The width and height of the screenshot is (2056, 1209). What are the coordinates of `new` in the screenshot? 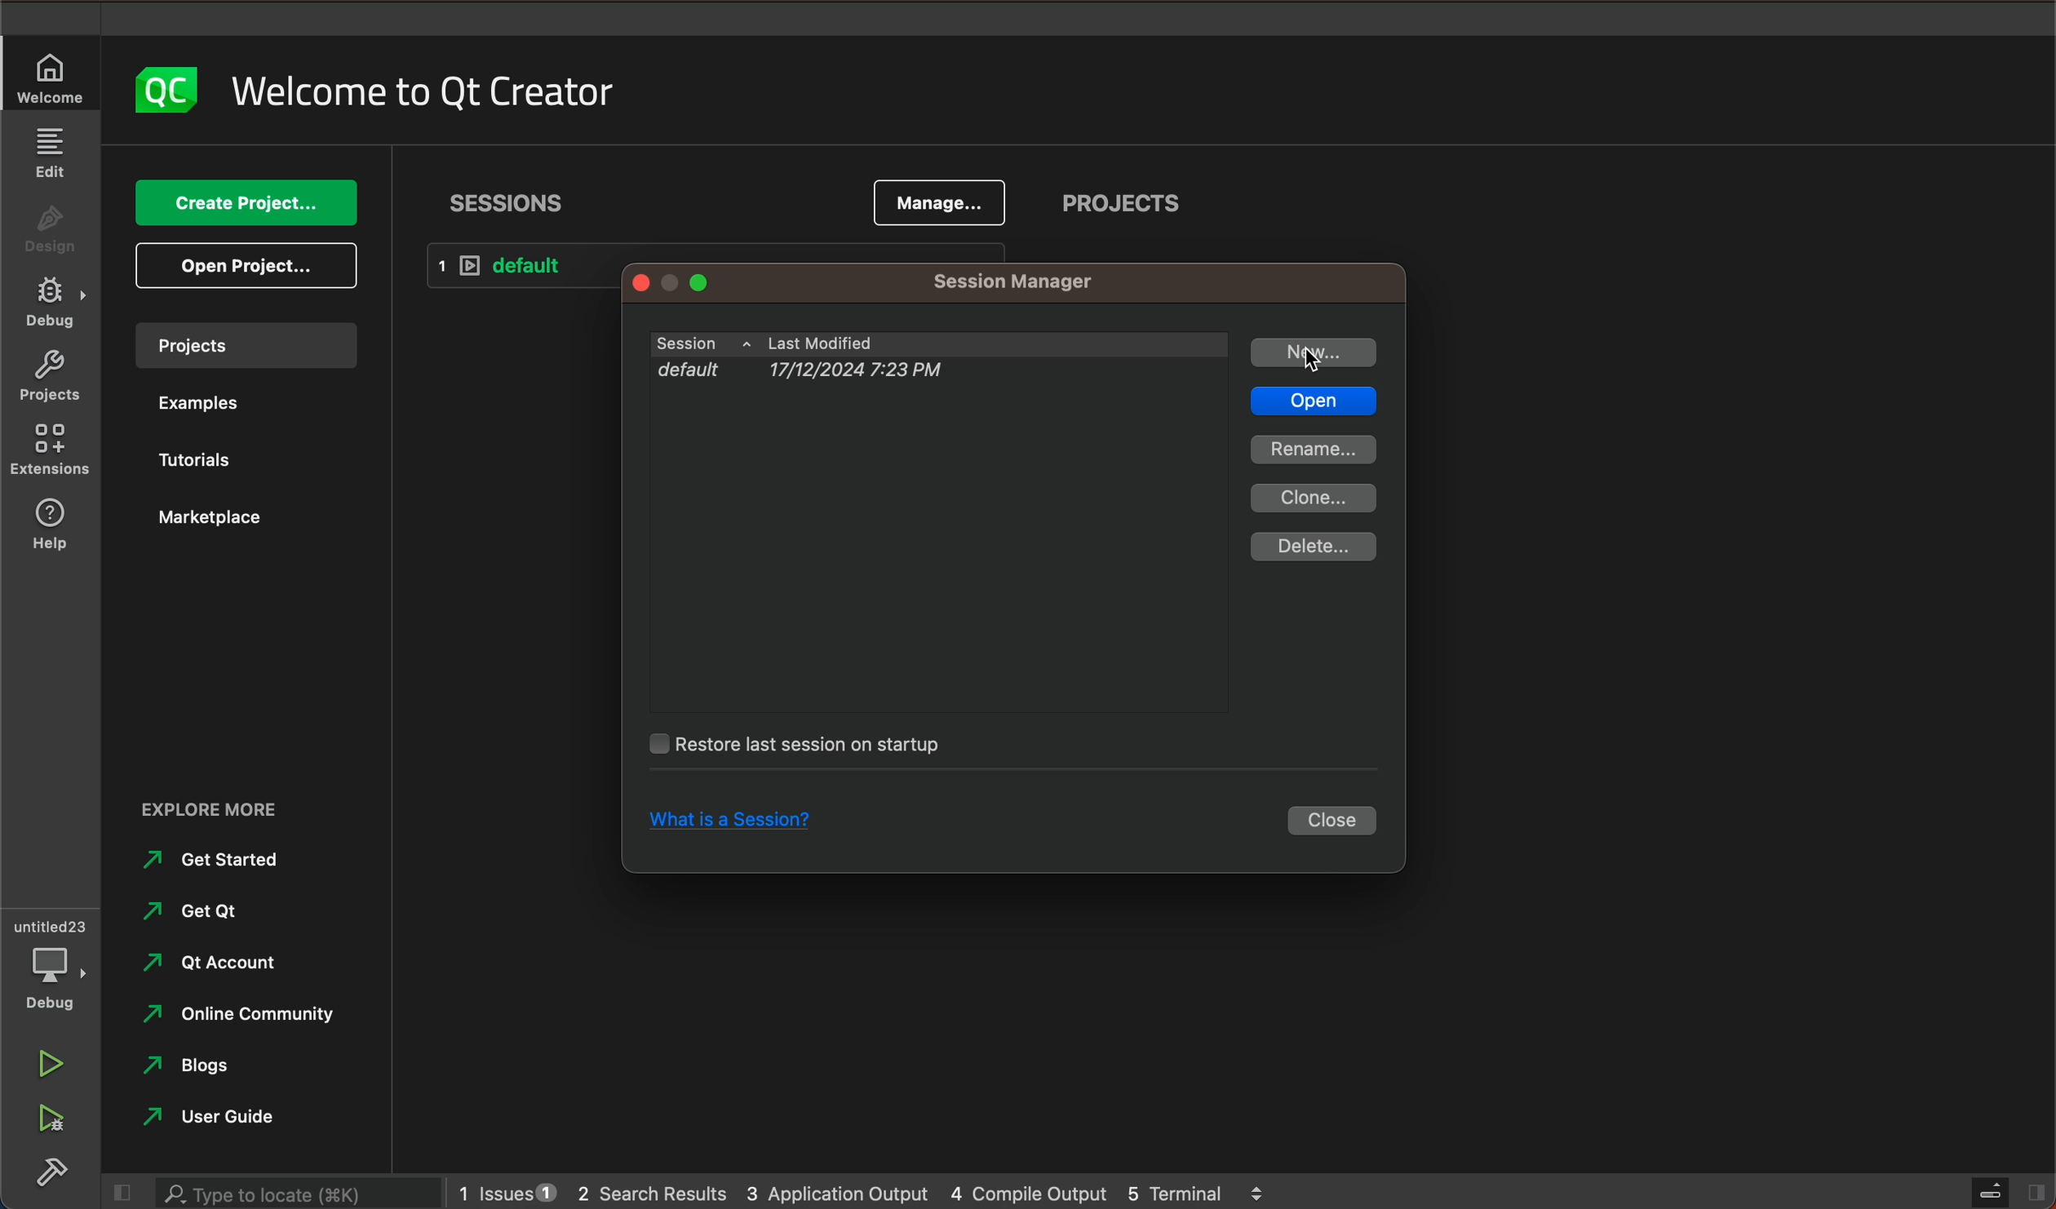 It's located at (1315, 352).